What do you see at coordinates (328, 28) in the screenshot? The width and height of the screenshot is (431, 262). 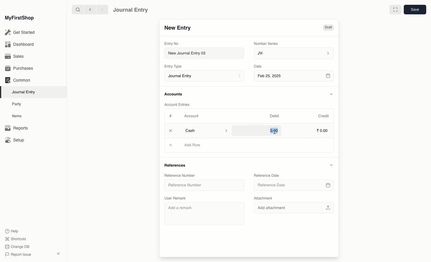 I see `Draft` at bounding box center [328, 28].